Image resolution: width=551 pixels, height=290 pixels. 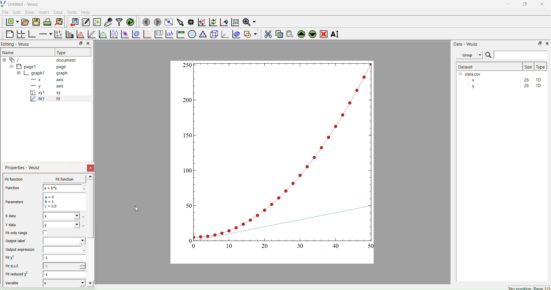 What do you see at coordinates (224, 34) in the screenshot?
I see `3d Graph` at bounding box center [224, 34].